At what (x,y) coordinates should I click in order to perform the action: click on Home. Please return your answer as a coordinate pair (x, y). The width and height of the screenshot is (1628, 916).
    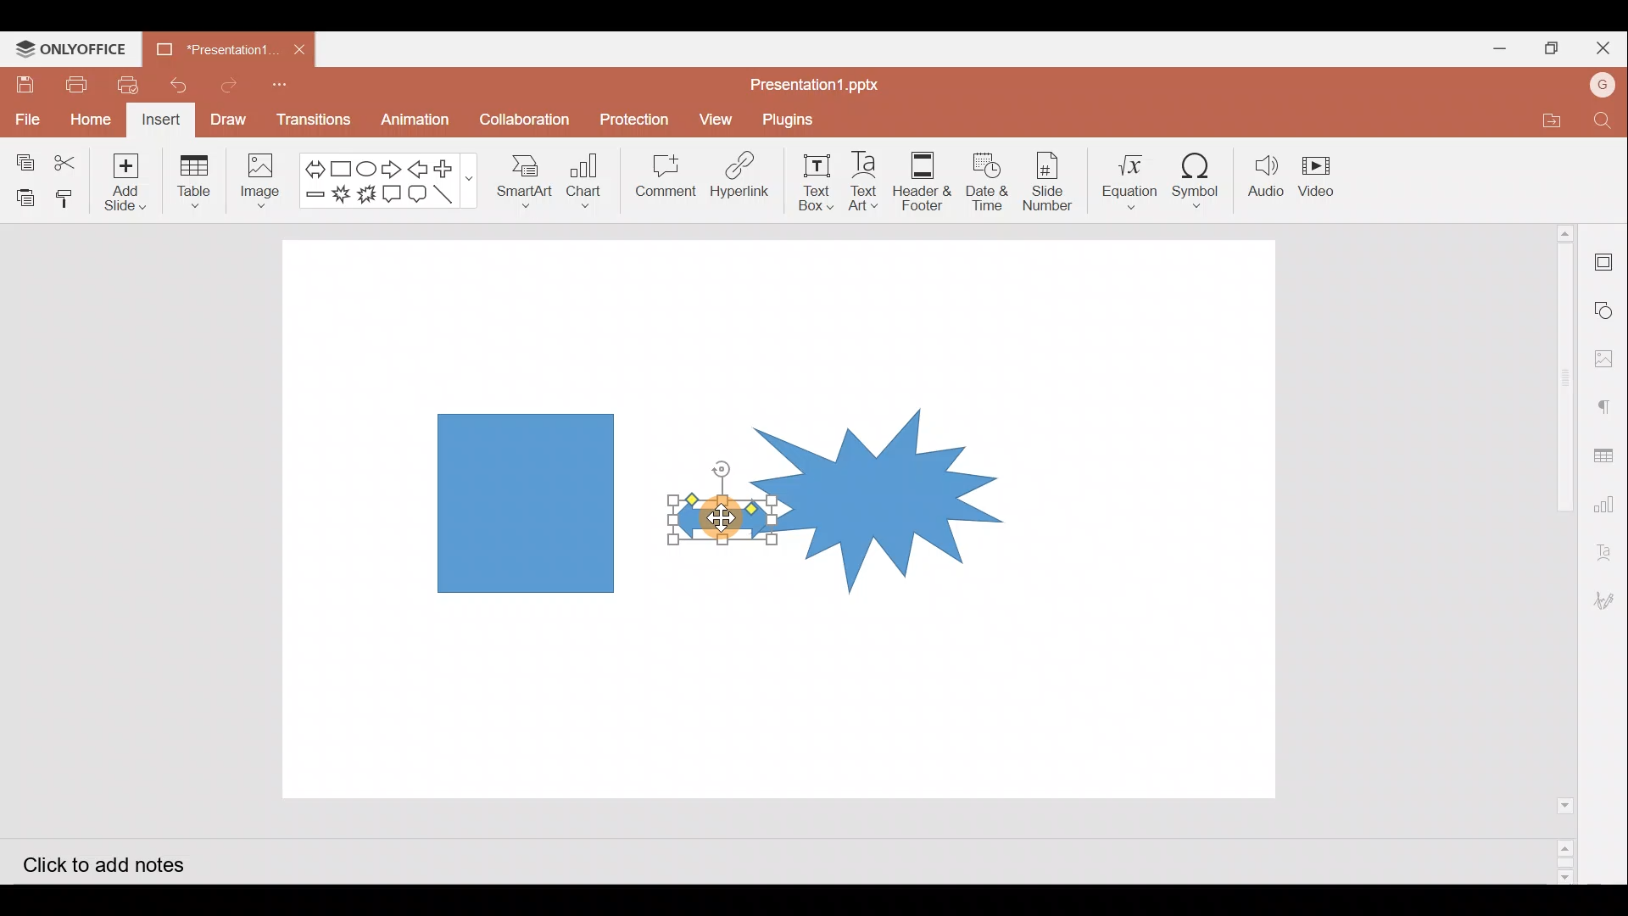
    Looking at the image, I should click on (90, 121).